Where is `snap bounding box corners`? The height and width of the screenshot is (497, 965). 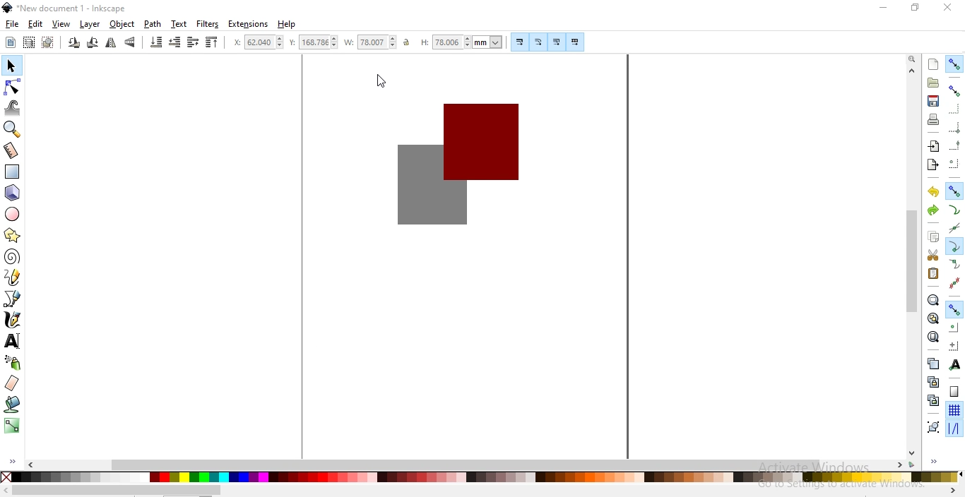 snap bounding box corners is located at coordinates (955, 126).